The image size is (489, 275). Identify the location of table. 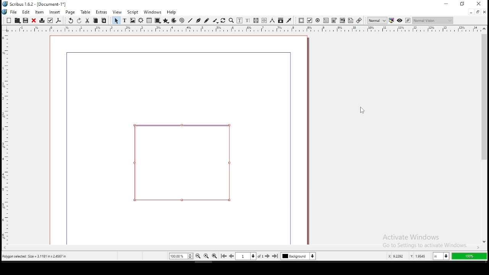
(86, 12).